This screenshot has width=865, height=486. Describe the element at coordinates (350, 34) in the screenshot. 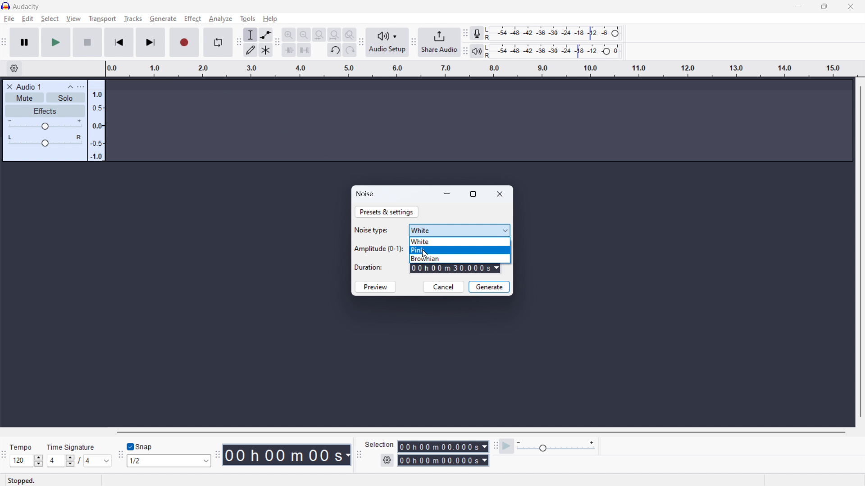

I see `toggle zoom` at that location.